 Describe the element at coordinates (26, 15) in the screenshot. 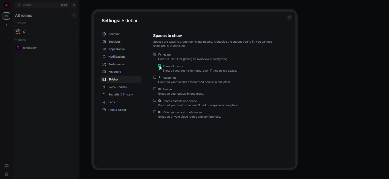

I see `all rooms` at that location.